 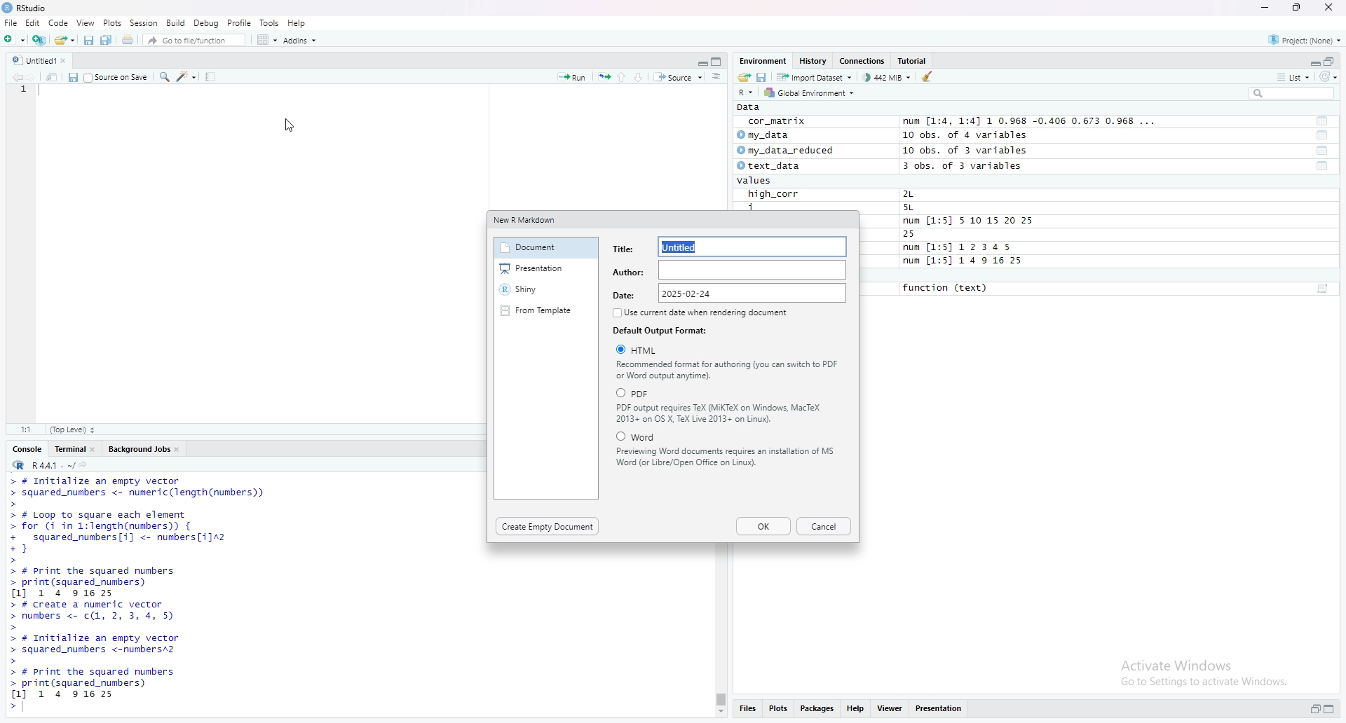 I want to click on re-run the previoud code region, so click(x=604, y=77).